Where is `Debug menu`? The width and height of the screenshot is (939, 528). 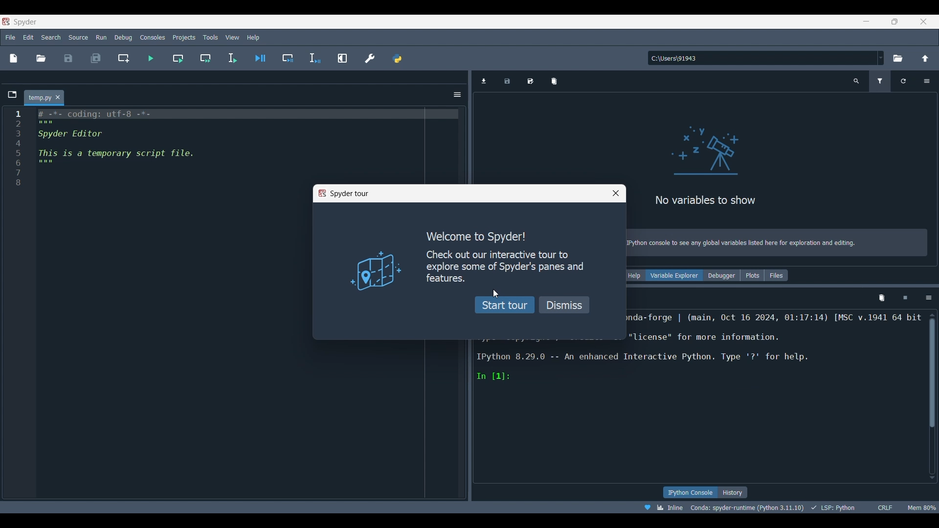 Debug menu is located at coordinates (123, 37).